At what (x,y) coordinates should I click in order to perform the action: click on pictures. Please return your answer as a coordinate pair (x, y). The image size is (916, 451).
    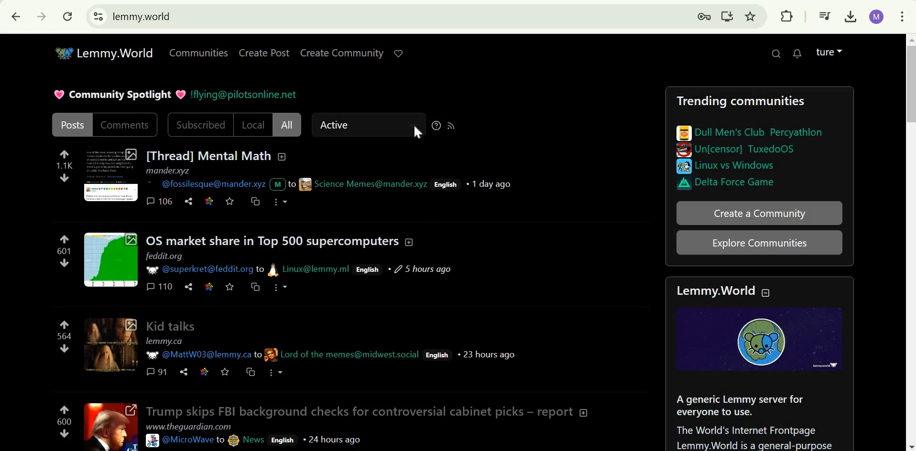
    Looking at the image, I should click on (681, 130).